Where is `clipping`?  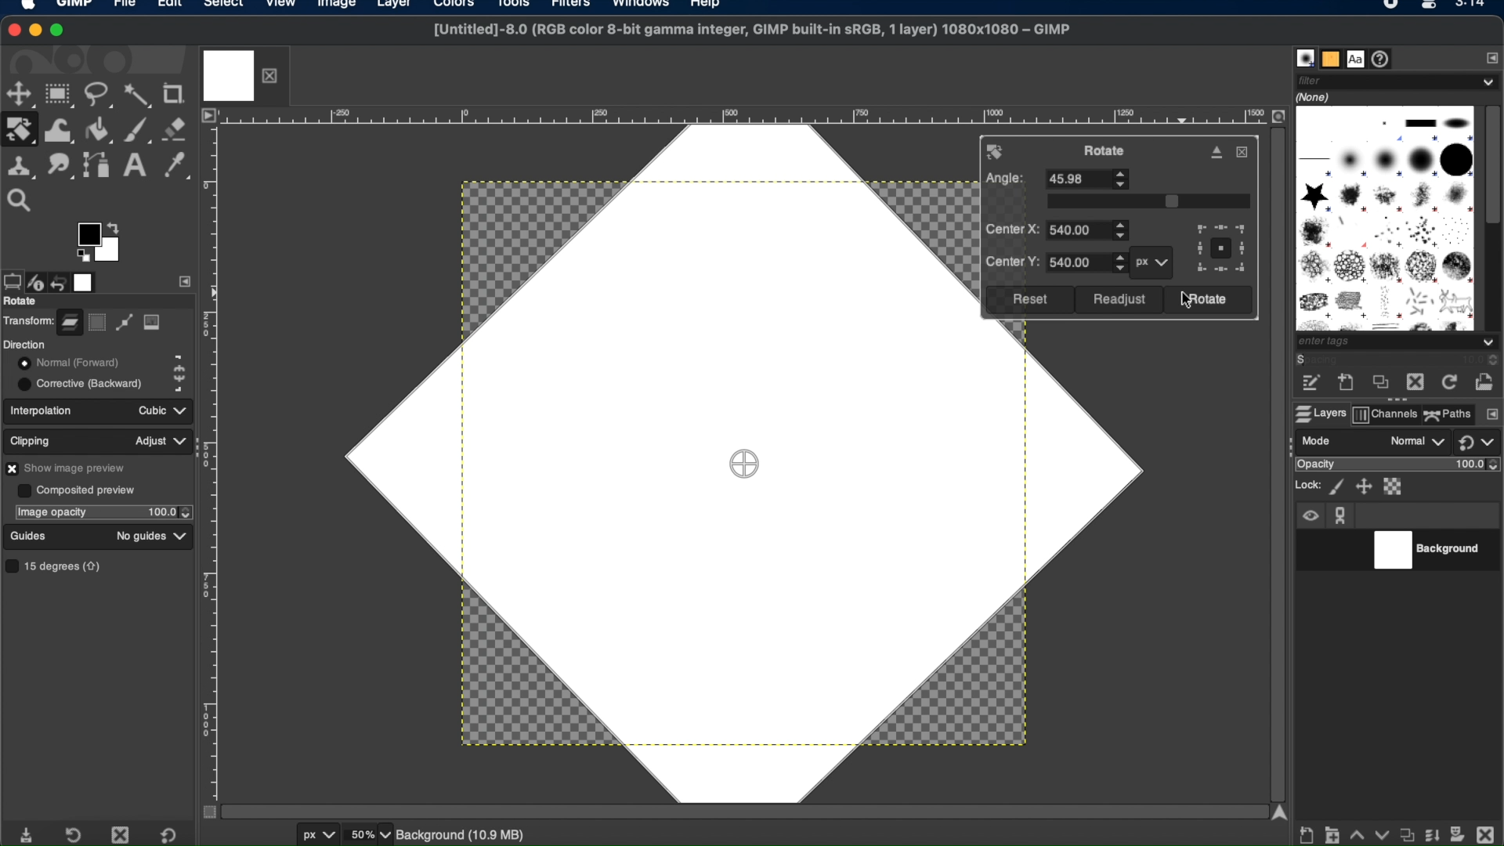 clipping is located at coordinates (33, 439).